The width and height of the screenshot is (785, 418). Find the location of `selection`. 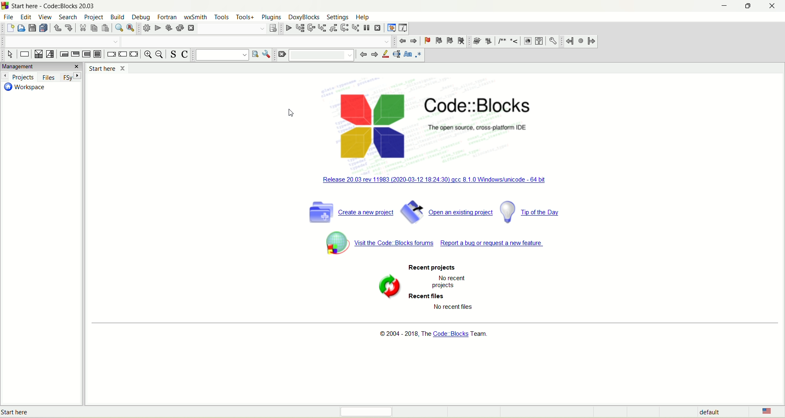

selection is located at coordinates (50, 54).